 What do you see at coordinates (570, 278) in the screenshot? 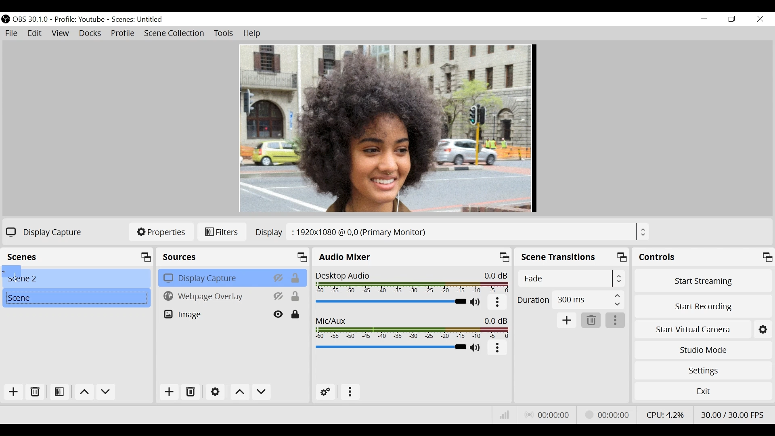
I see `Select Scene Transitions ` at bounding box center [570, 278].